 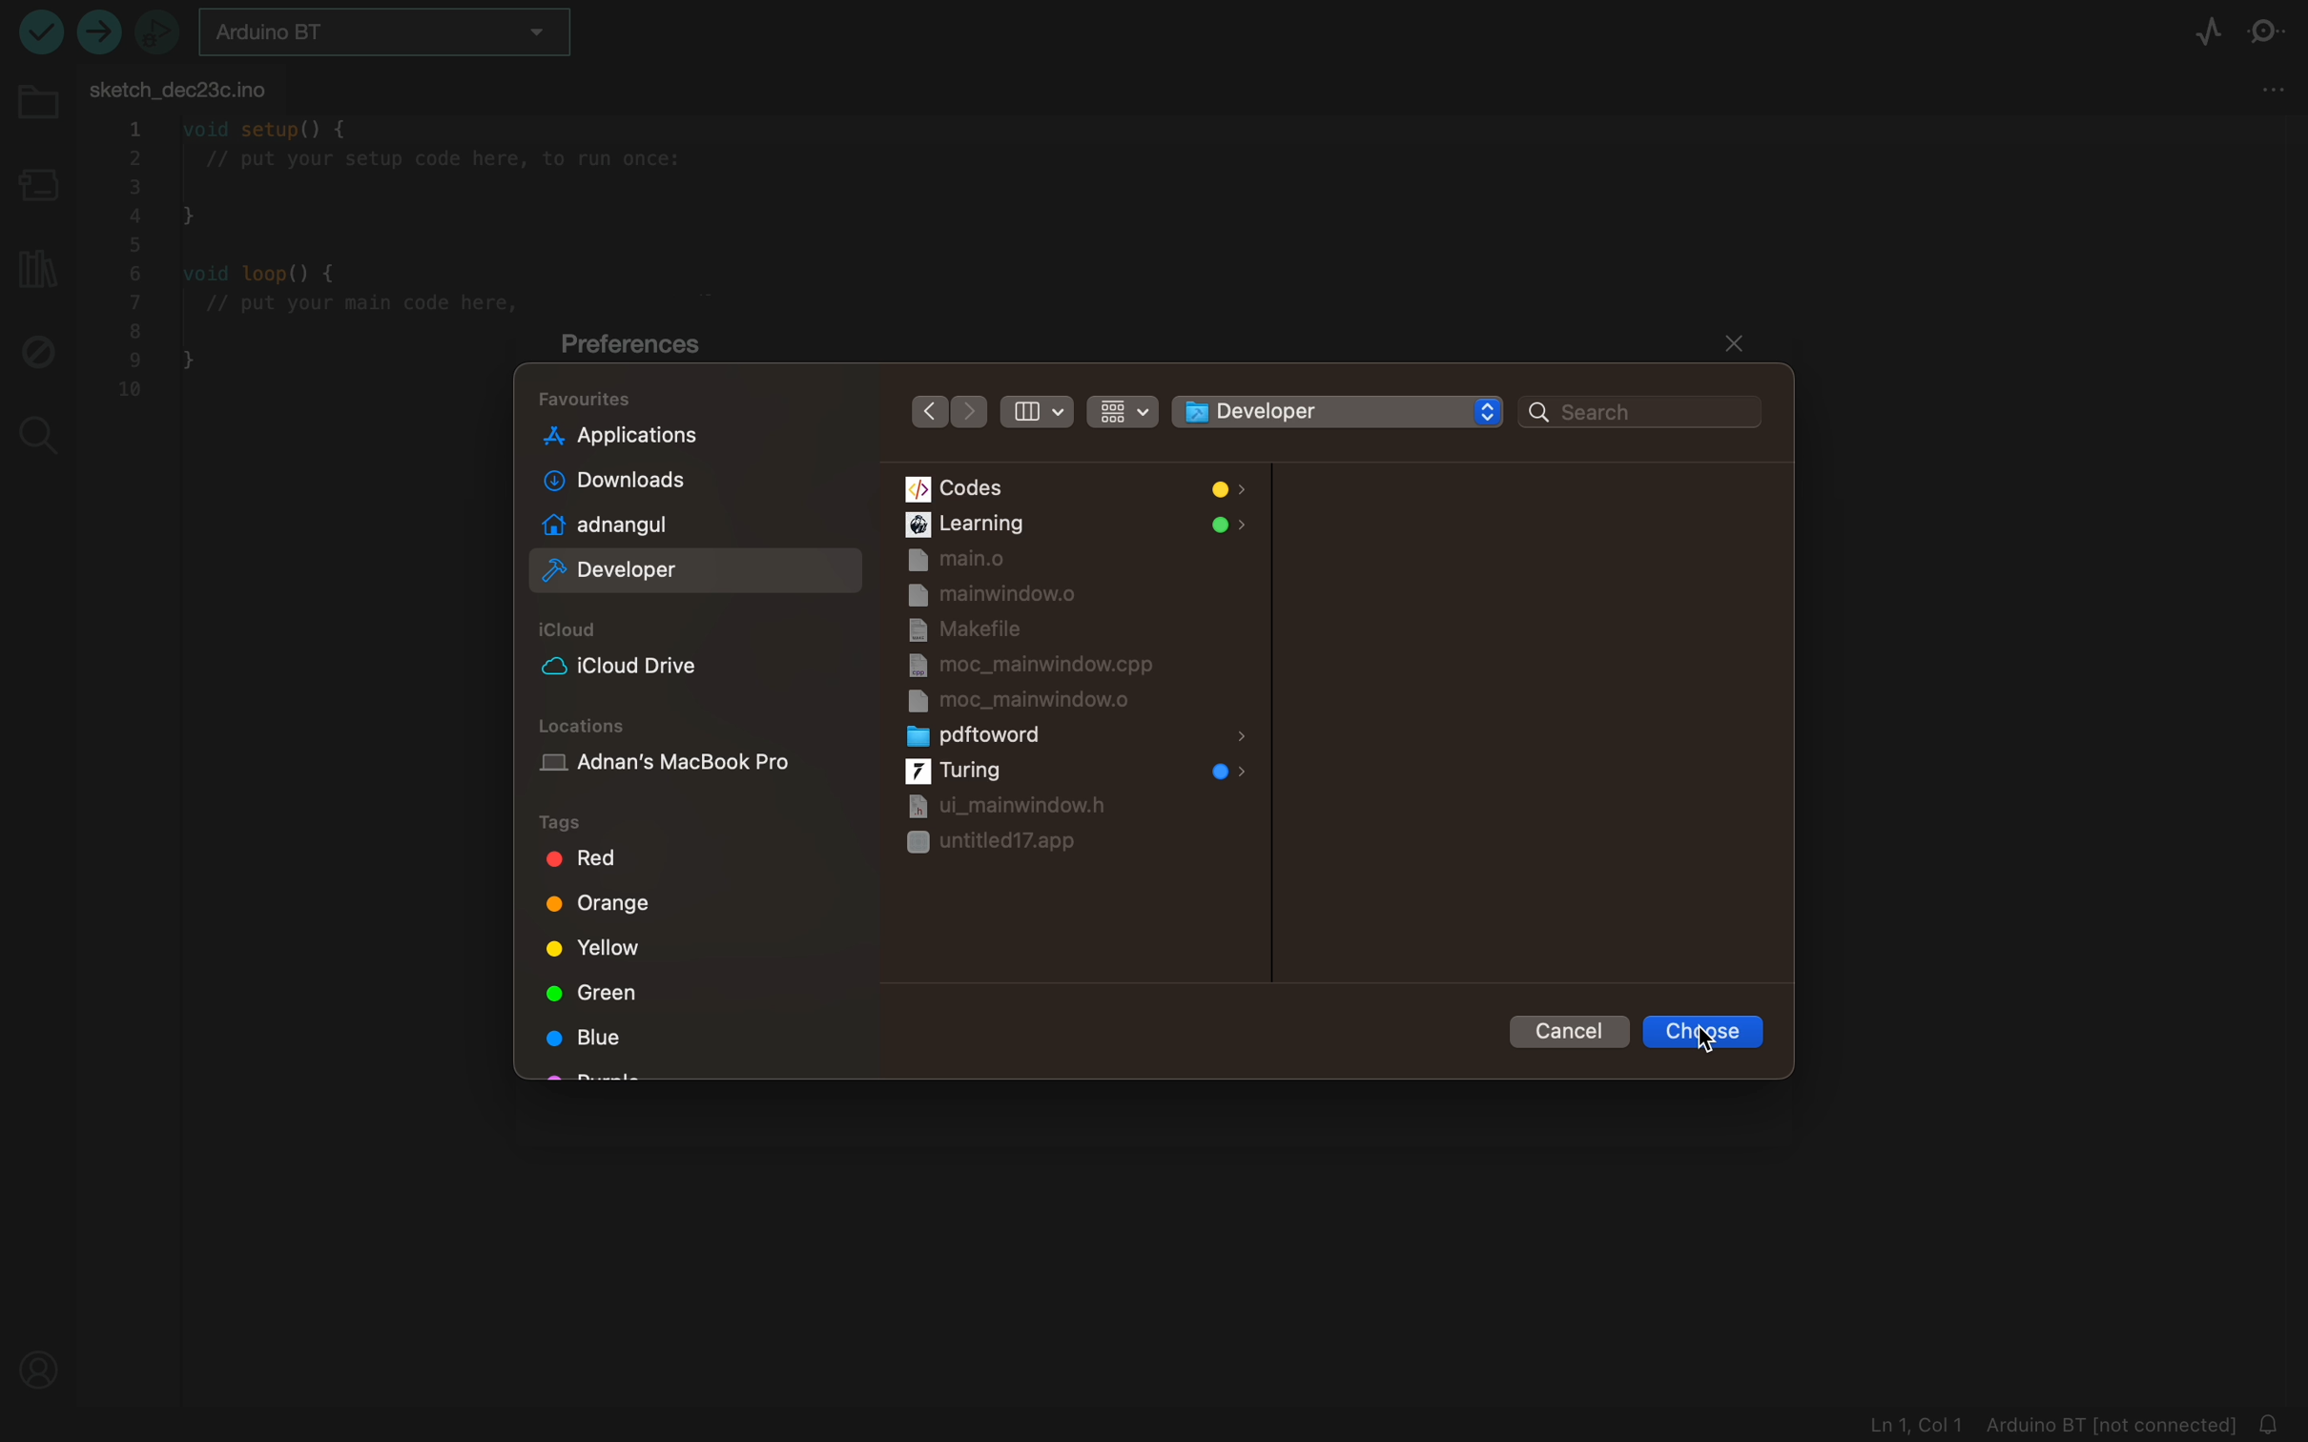 I want to click on moc main window, so click(x=1033, y=702).